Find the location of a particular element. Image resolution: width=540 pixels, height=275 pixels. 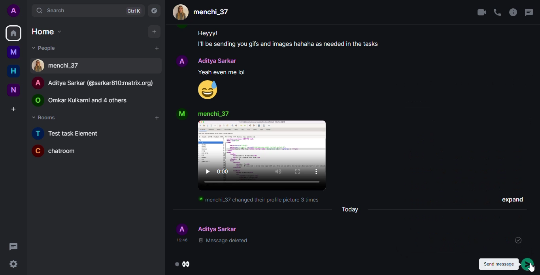

myspace is located at coordinates (15, 52).